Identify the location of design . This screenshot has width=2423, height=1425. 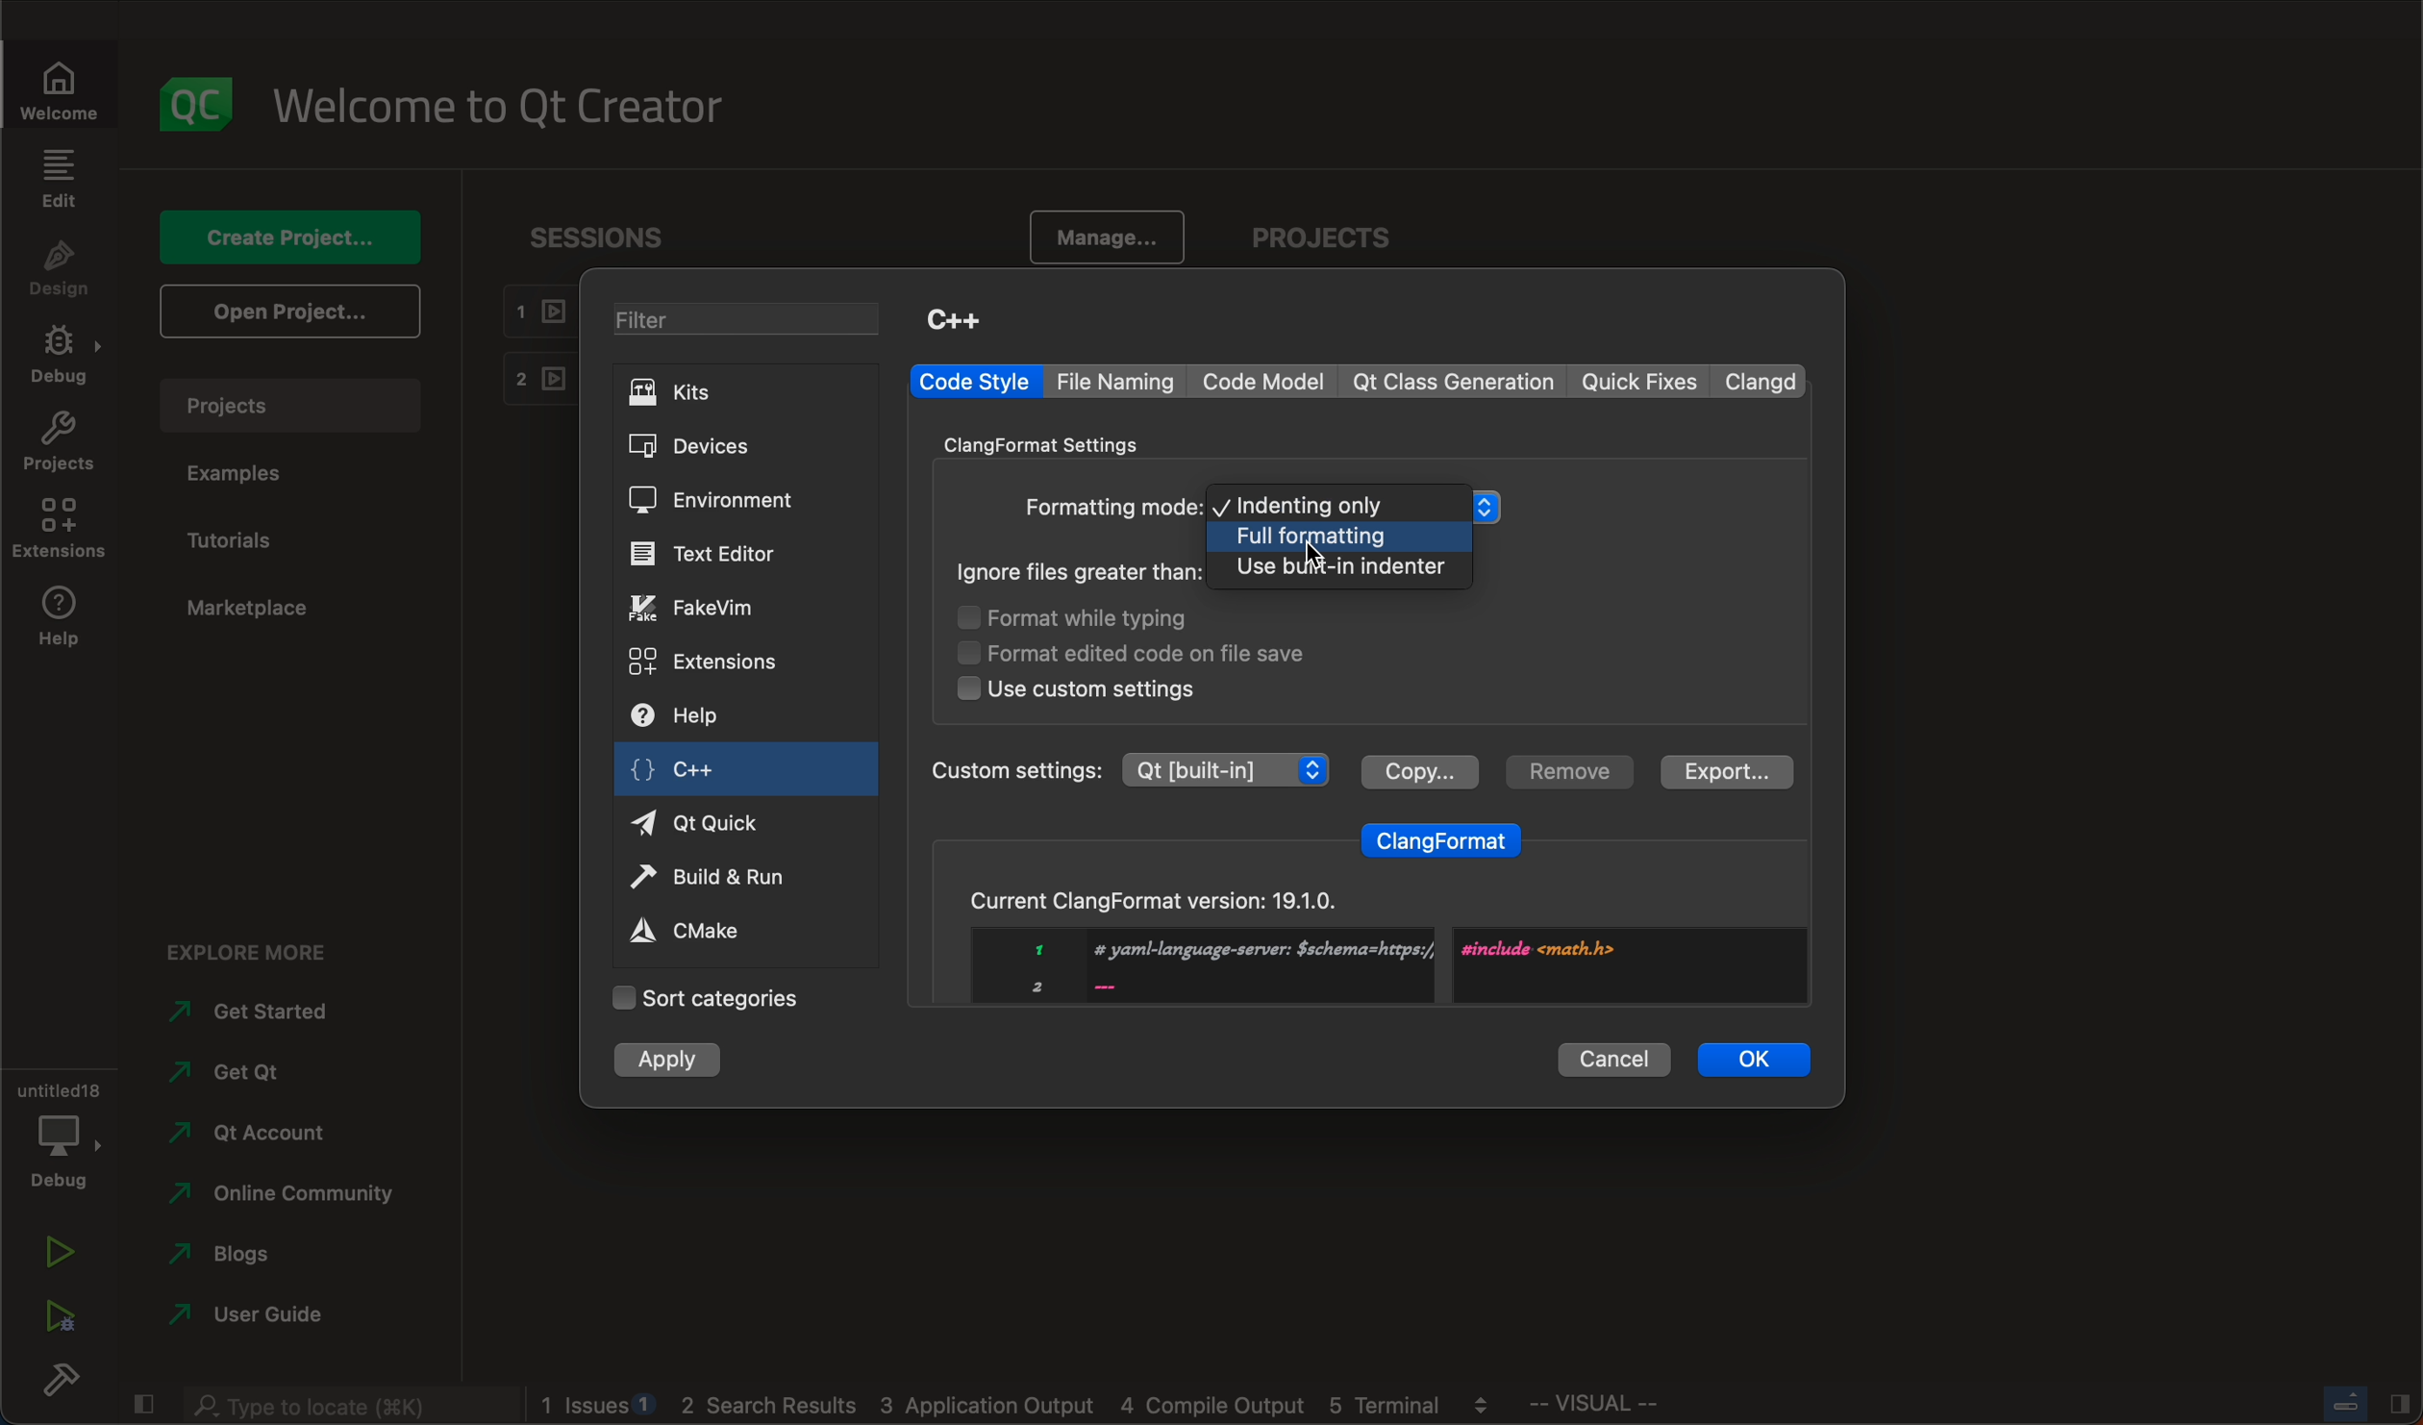
(60, 270).